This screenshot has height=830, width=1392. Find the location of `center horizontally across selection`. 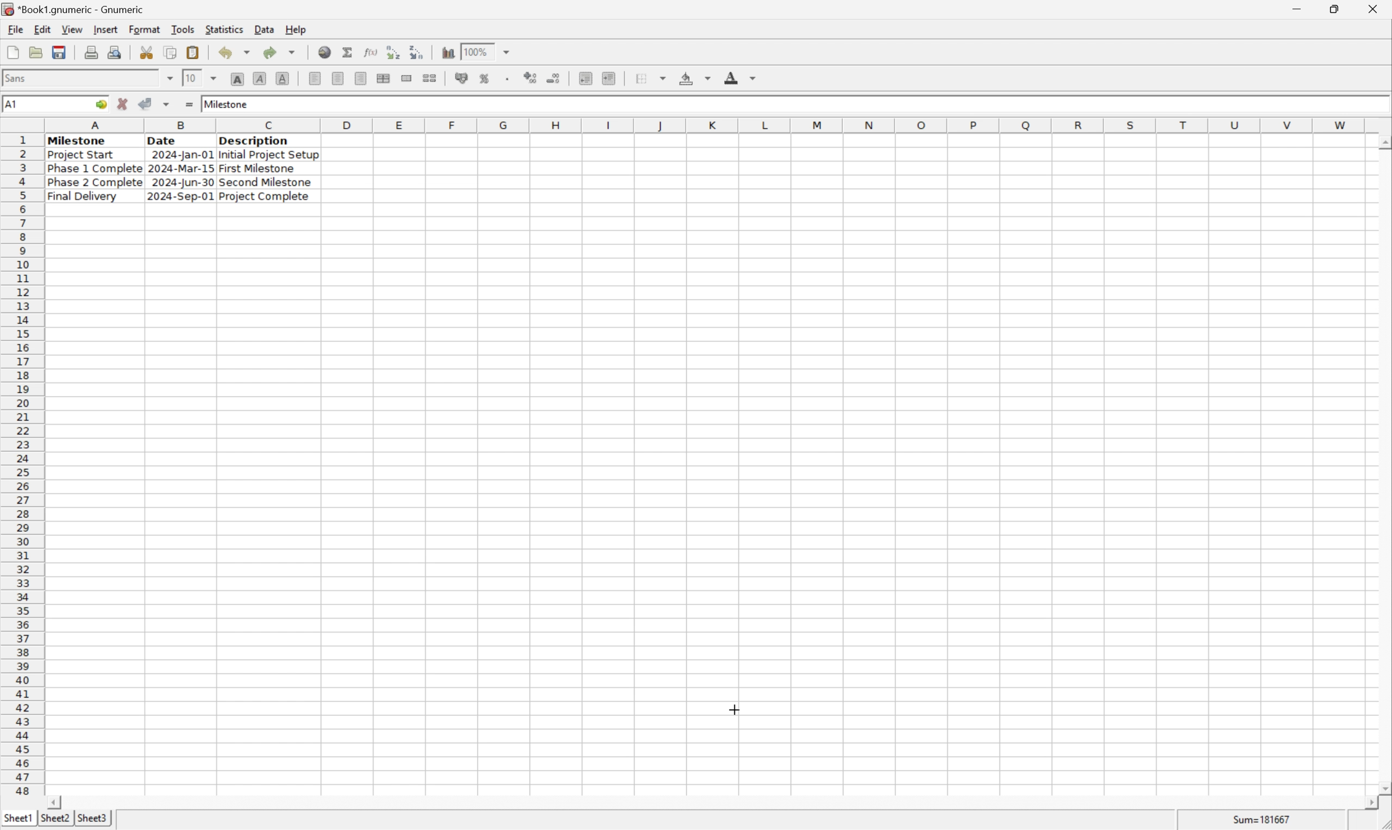

center horizontally across selection is located at coordinates (384, 78).